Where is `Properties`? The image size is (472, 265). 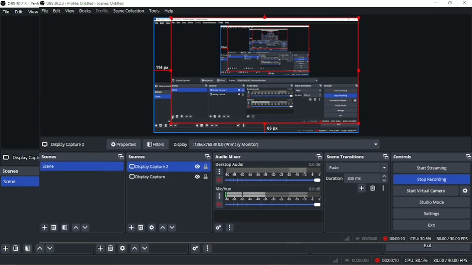
Properties is located at coordinates (123, 143).